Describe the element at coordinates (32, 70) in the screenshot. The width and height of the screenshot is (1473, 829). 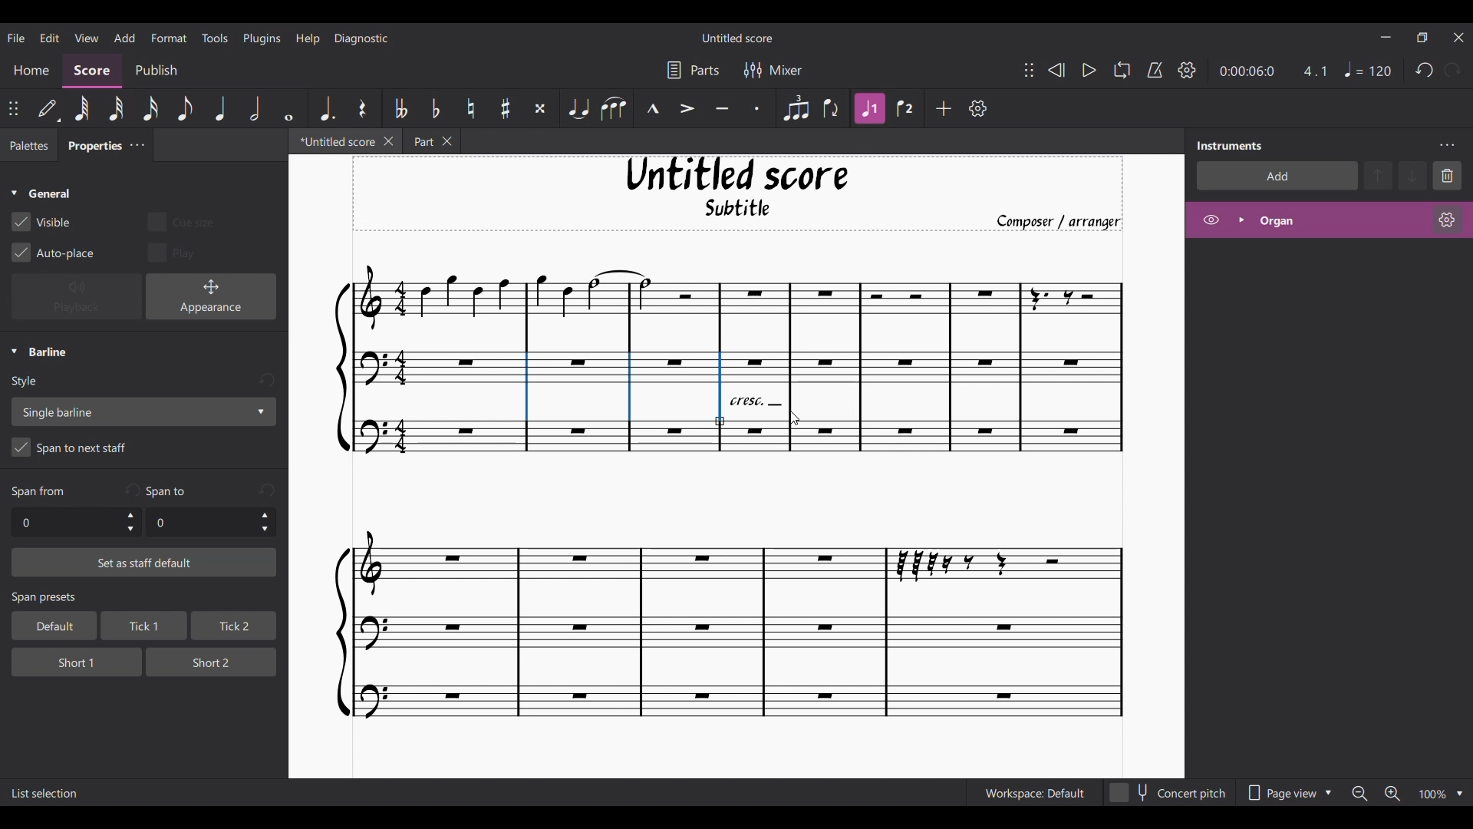
I see `Home section` at that location.